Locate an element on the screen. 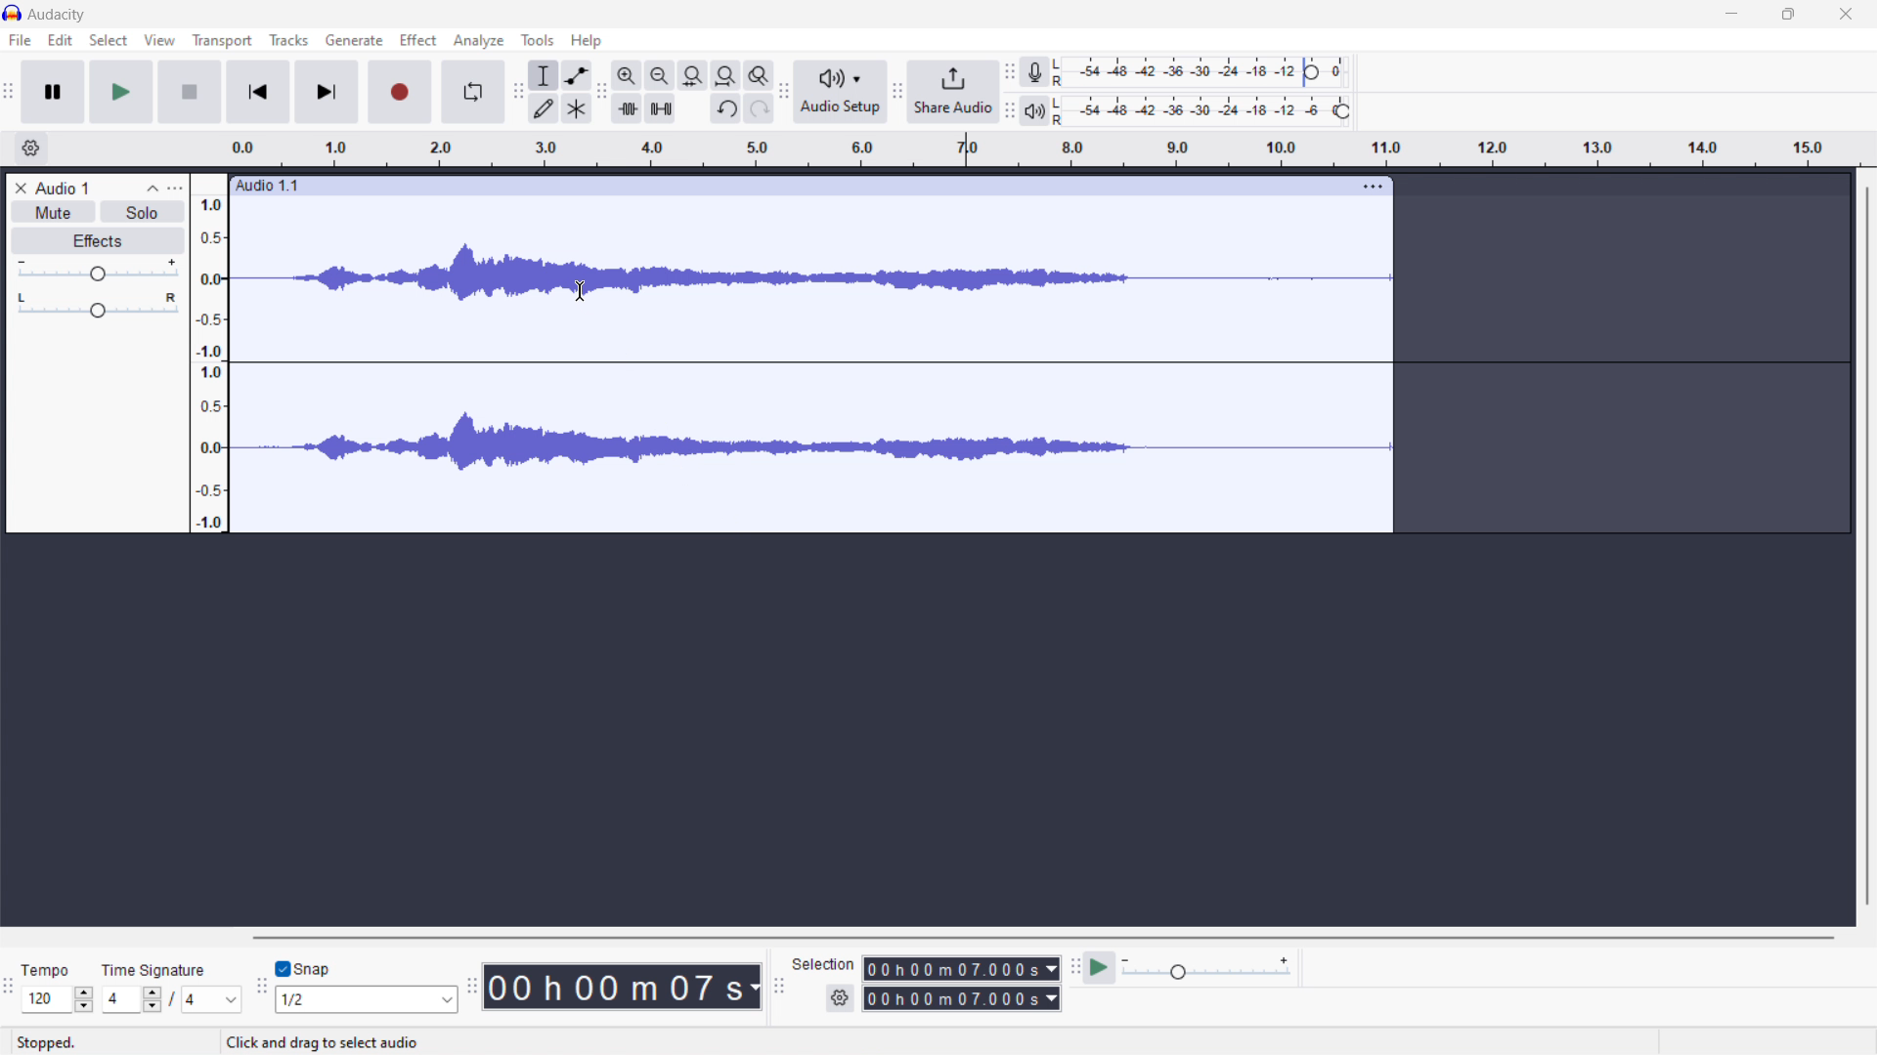 The image size is (1877, 1055). recording meter toolbar is located at coordinates (1010, 72).